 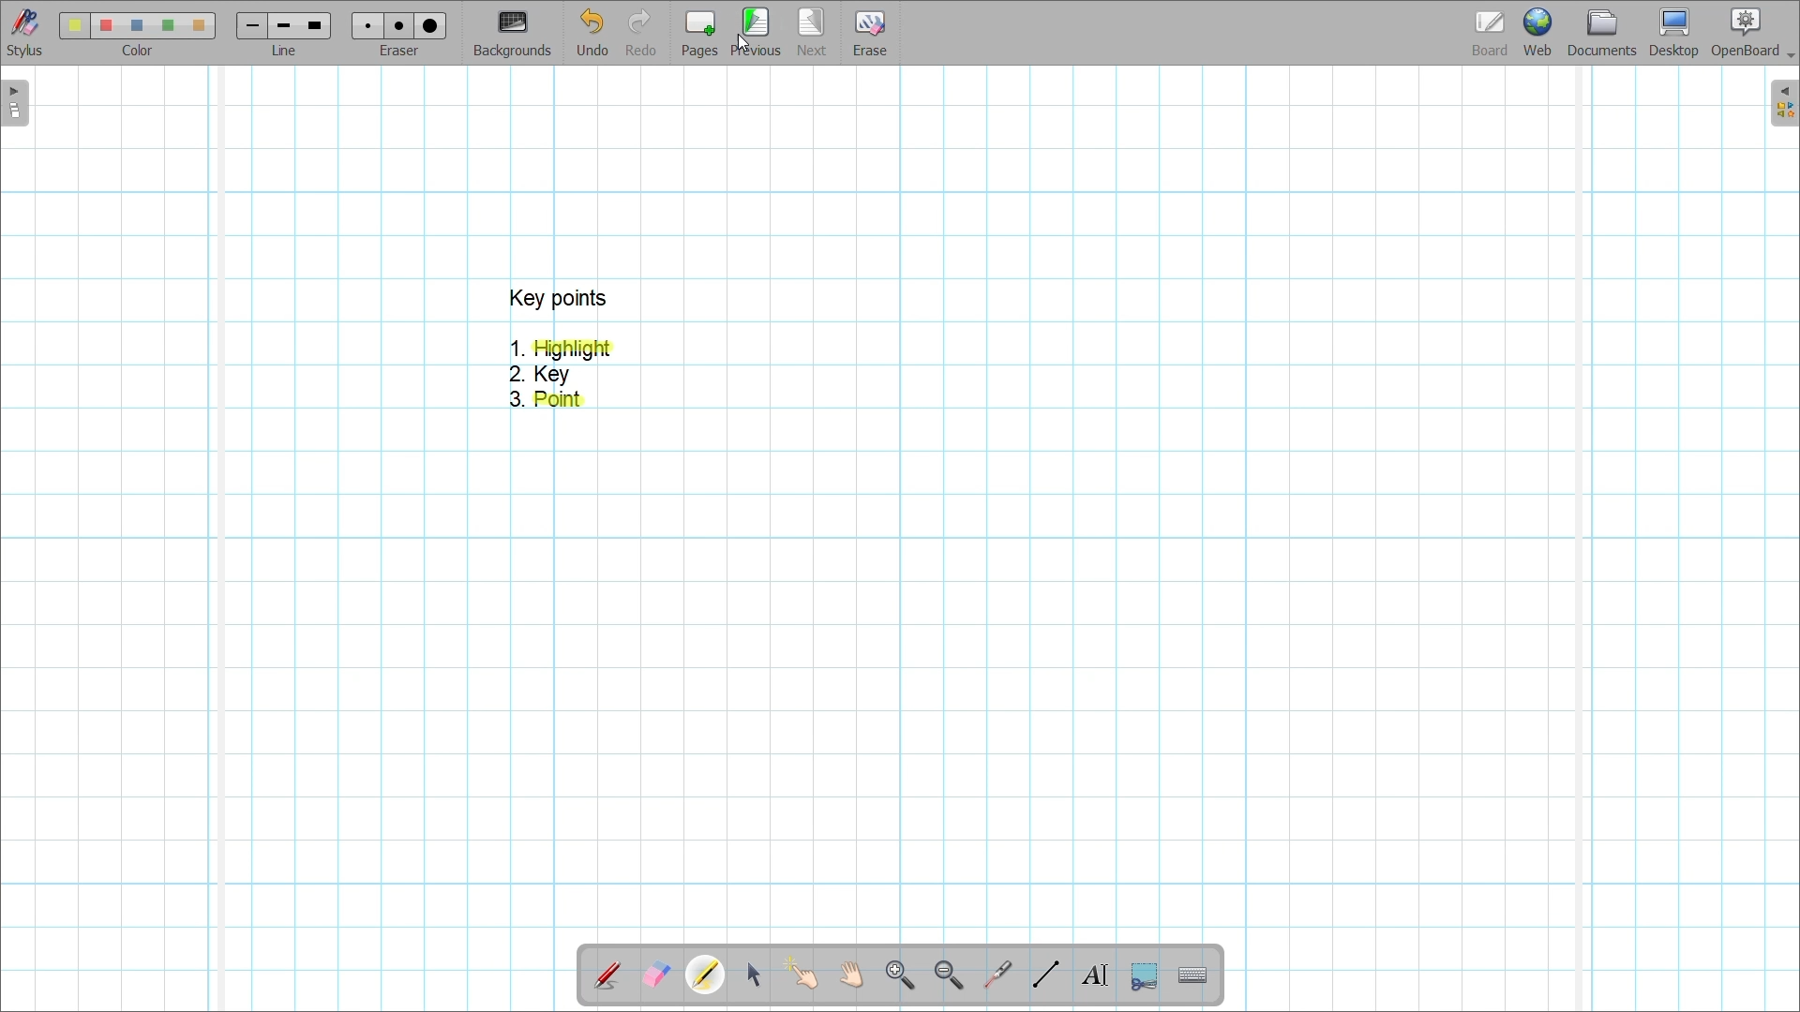 I want to click on color5, so click(x=197, y=26).